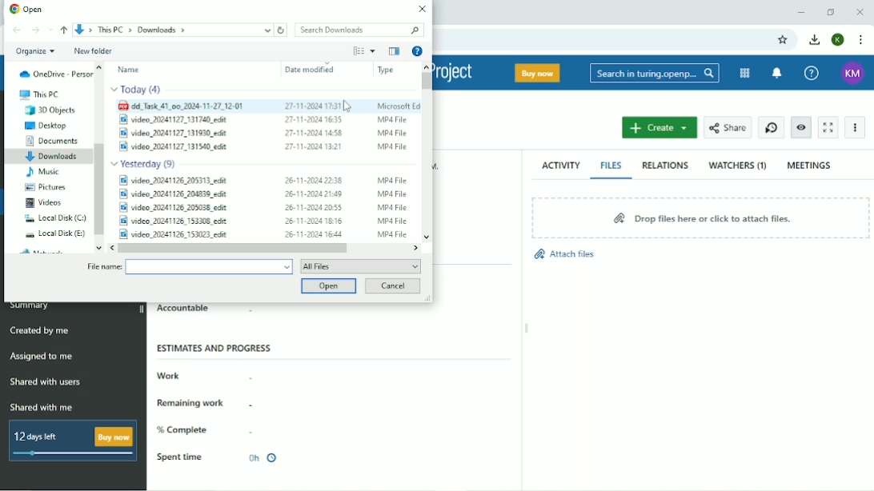  I want to click on Watchers 1, so click(738, 166).